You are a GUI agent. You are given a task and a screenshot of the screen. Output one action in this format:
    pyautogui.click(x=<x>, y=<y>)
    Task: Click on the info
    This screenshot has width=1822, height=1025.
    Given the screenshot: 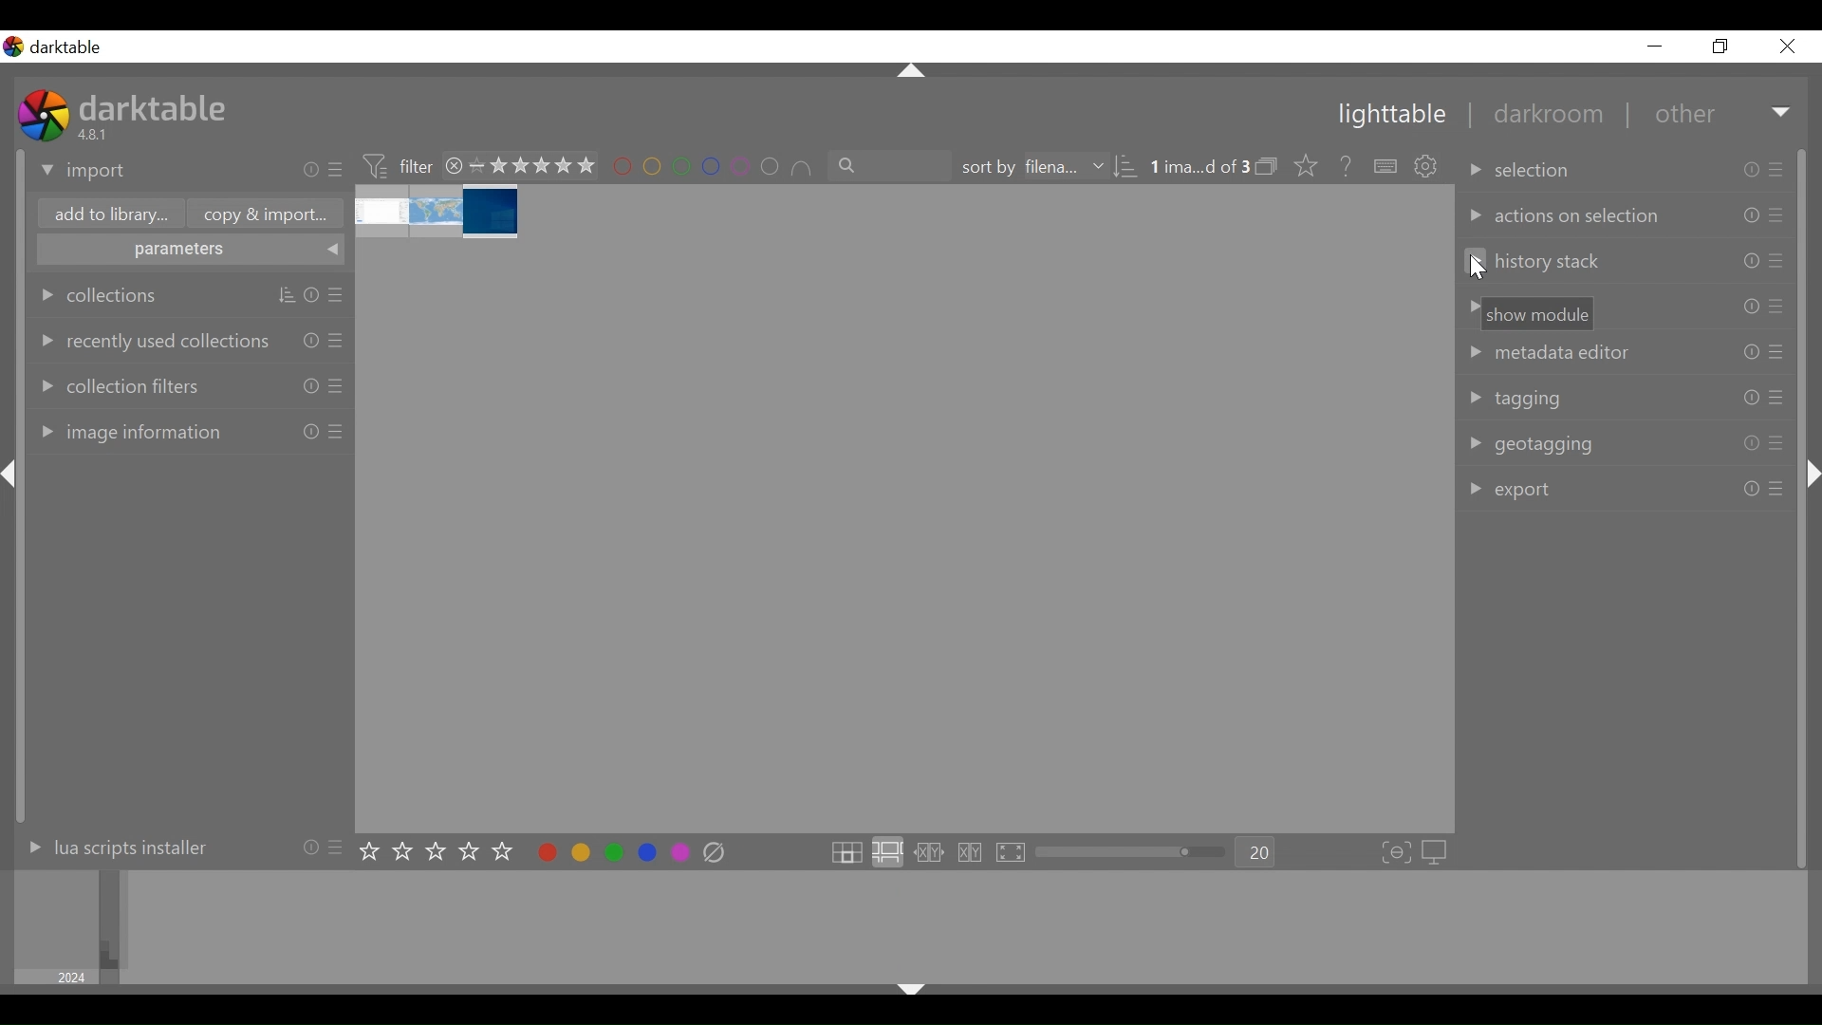 What is the action you would take?
    pyautogui.click(x=309, y=846)
    